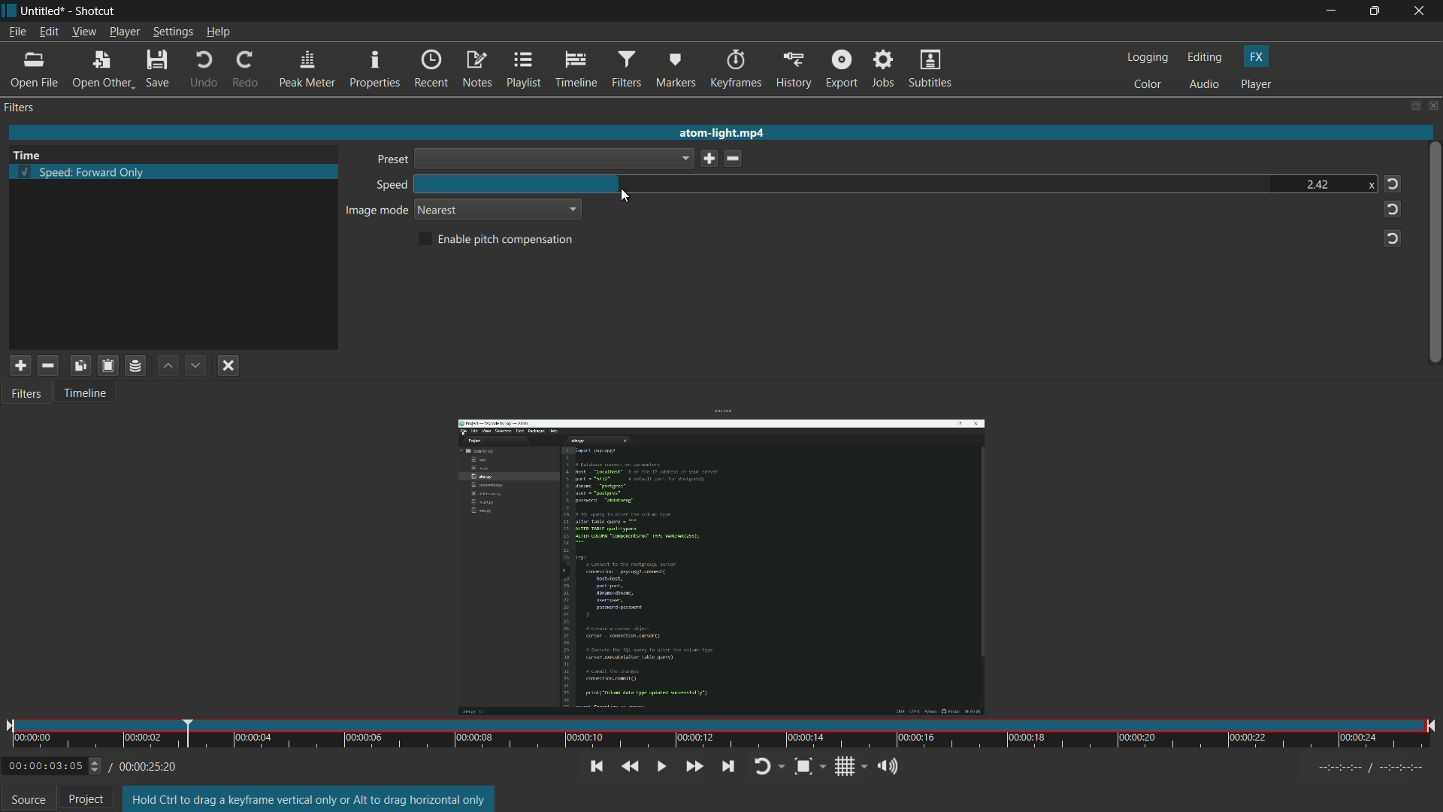 The width and height of the screenshot is (1443, 812). What do you see at coordinates (196, 365) in the screenshot?
I see `move filter down` at bounding box center [196, 365].